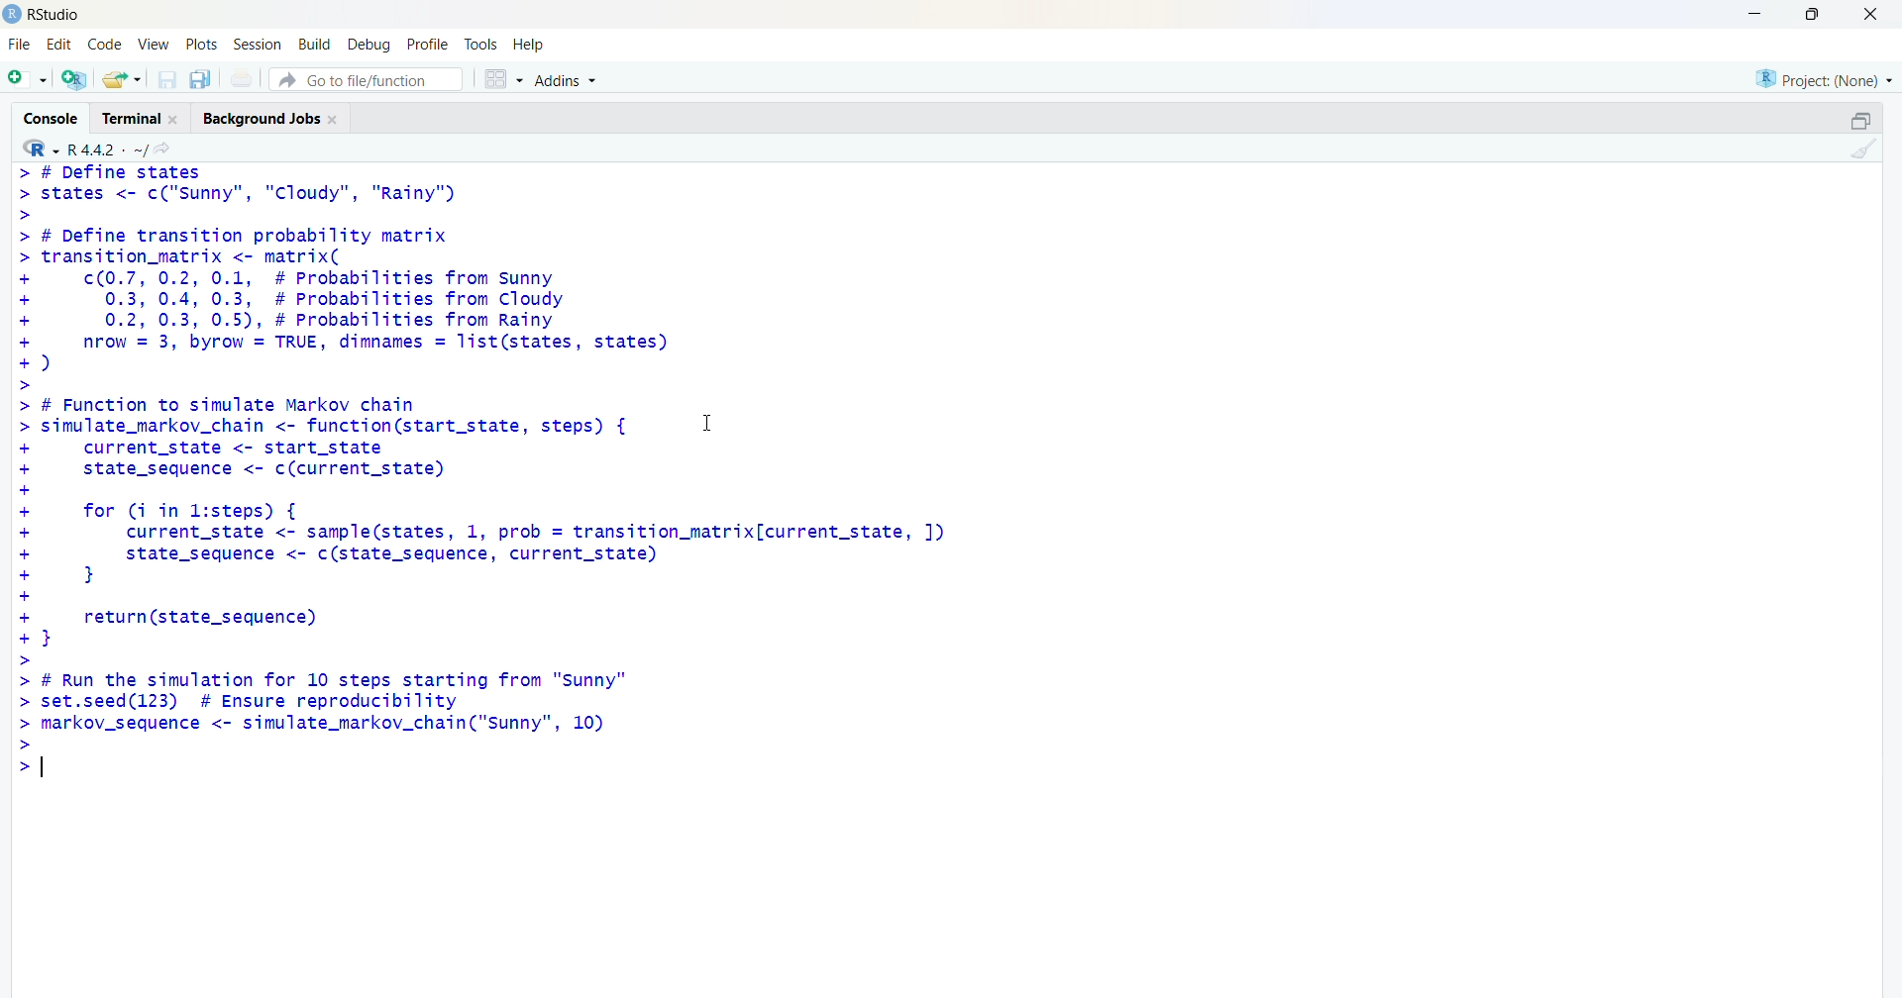  I want to click on terminal, so click(142, 118).